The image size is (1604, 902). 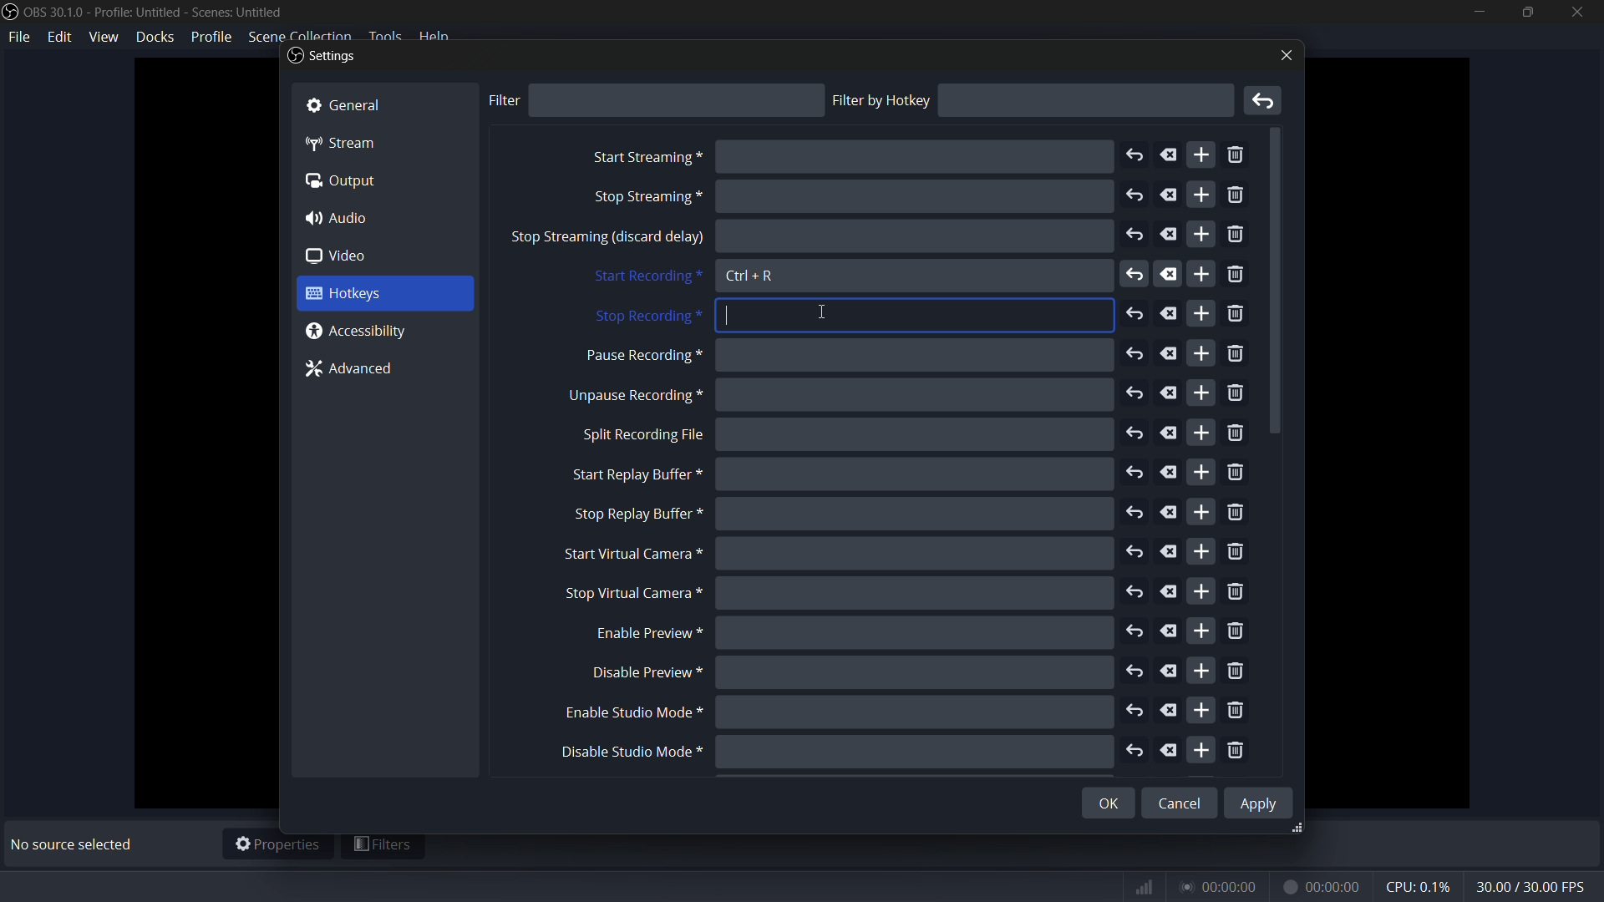 What do you see at coordinates (1170, 236) in the screenshot?
I see `delete` at bounding box center [1170, 236].